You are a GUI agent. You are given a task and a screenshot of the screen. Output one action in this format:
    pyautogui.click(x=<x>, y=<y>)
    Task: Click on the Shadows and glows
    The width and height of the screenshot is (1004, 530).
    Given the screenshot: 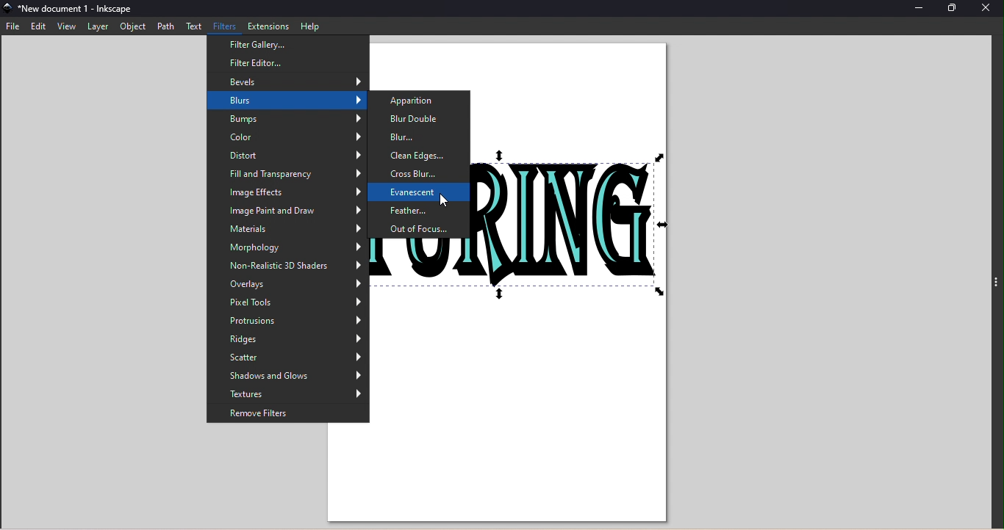 What is the action you would take?
    pyautogui.click(x=287, y=377)
    